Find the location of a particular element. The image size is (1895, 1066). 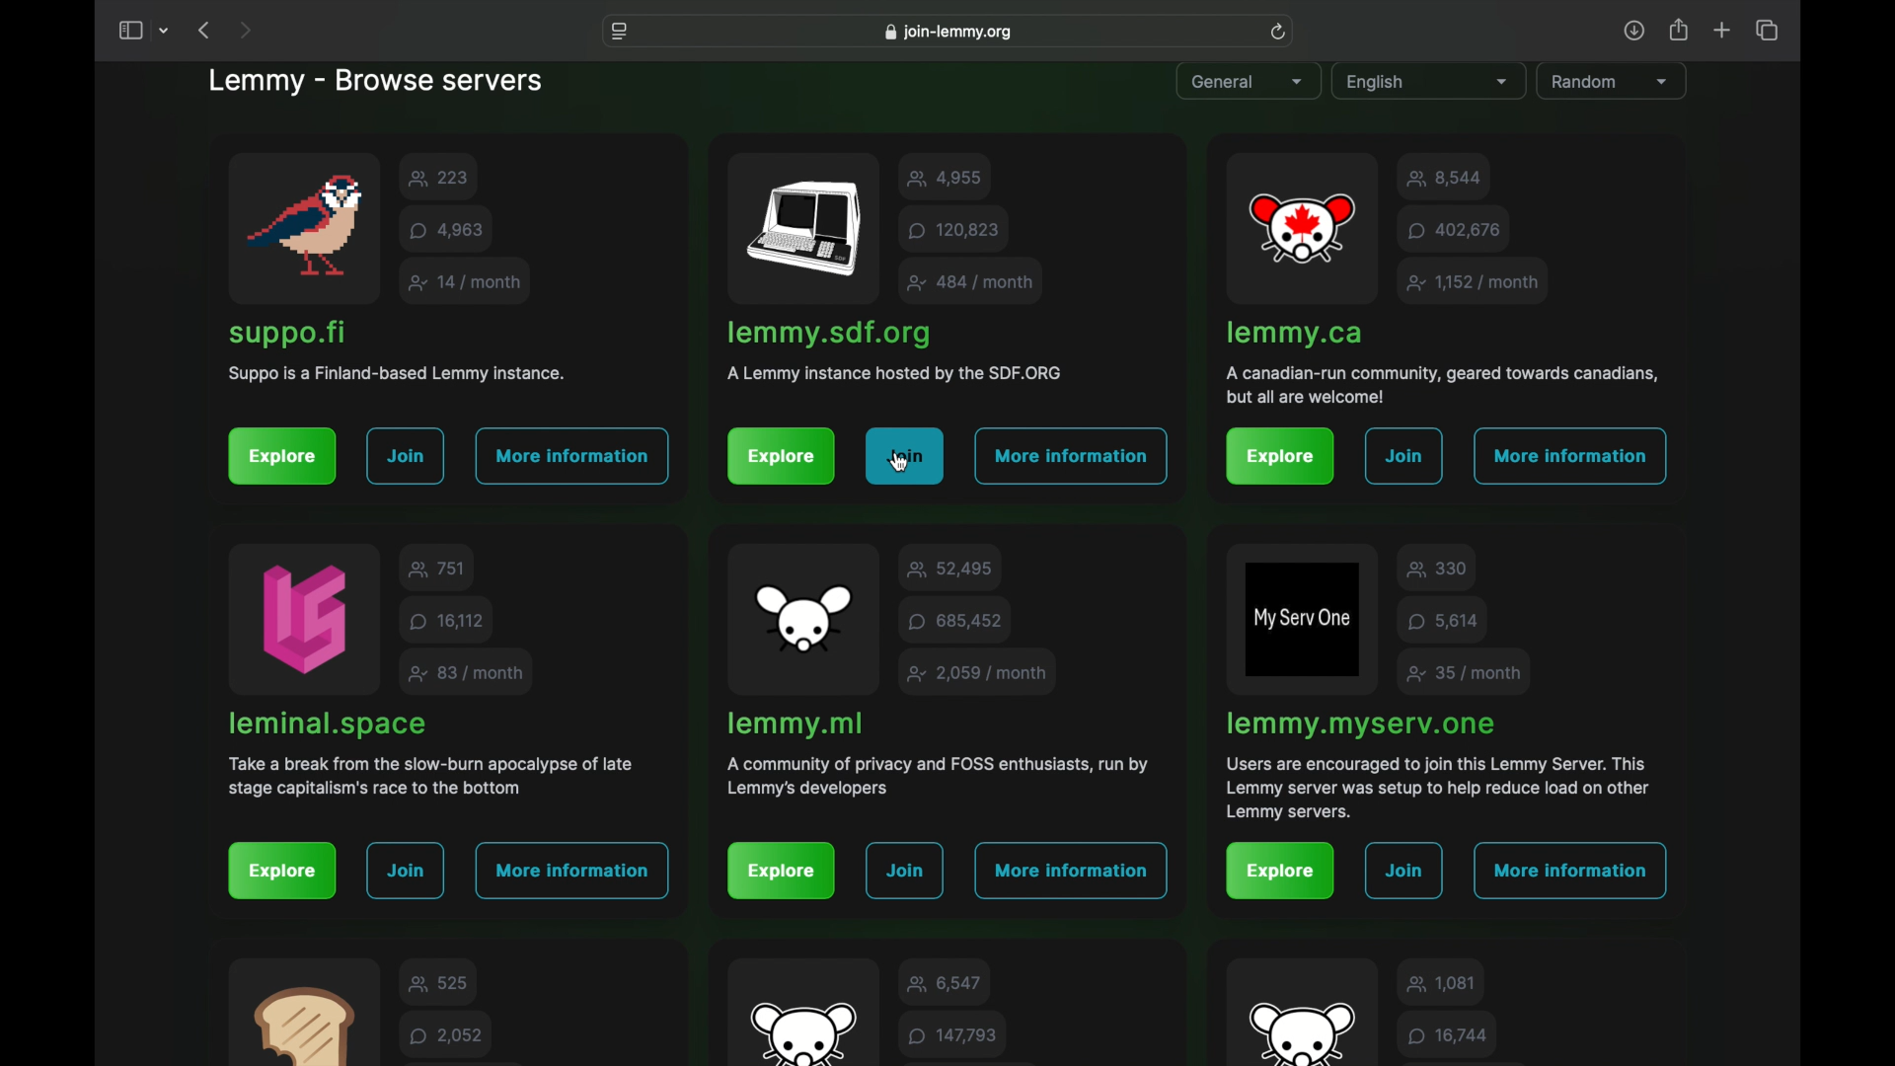

comments is located at coordinates (445, 1034).